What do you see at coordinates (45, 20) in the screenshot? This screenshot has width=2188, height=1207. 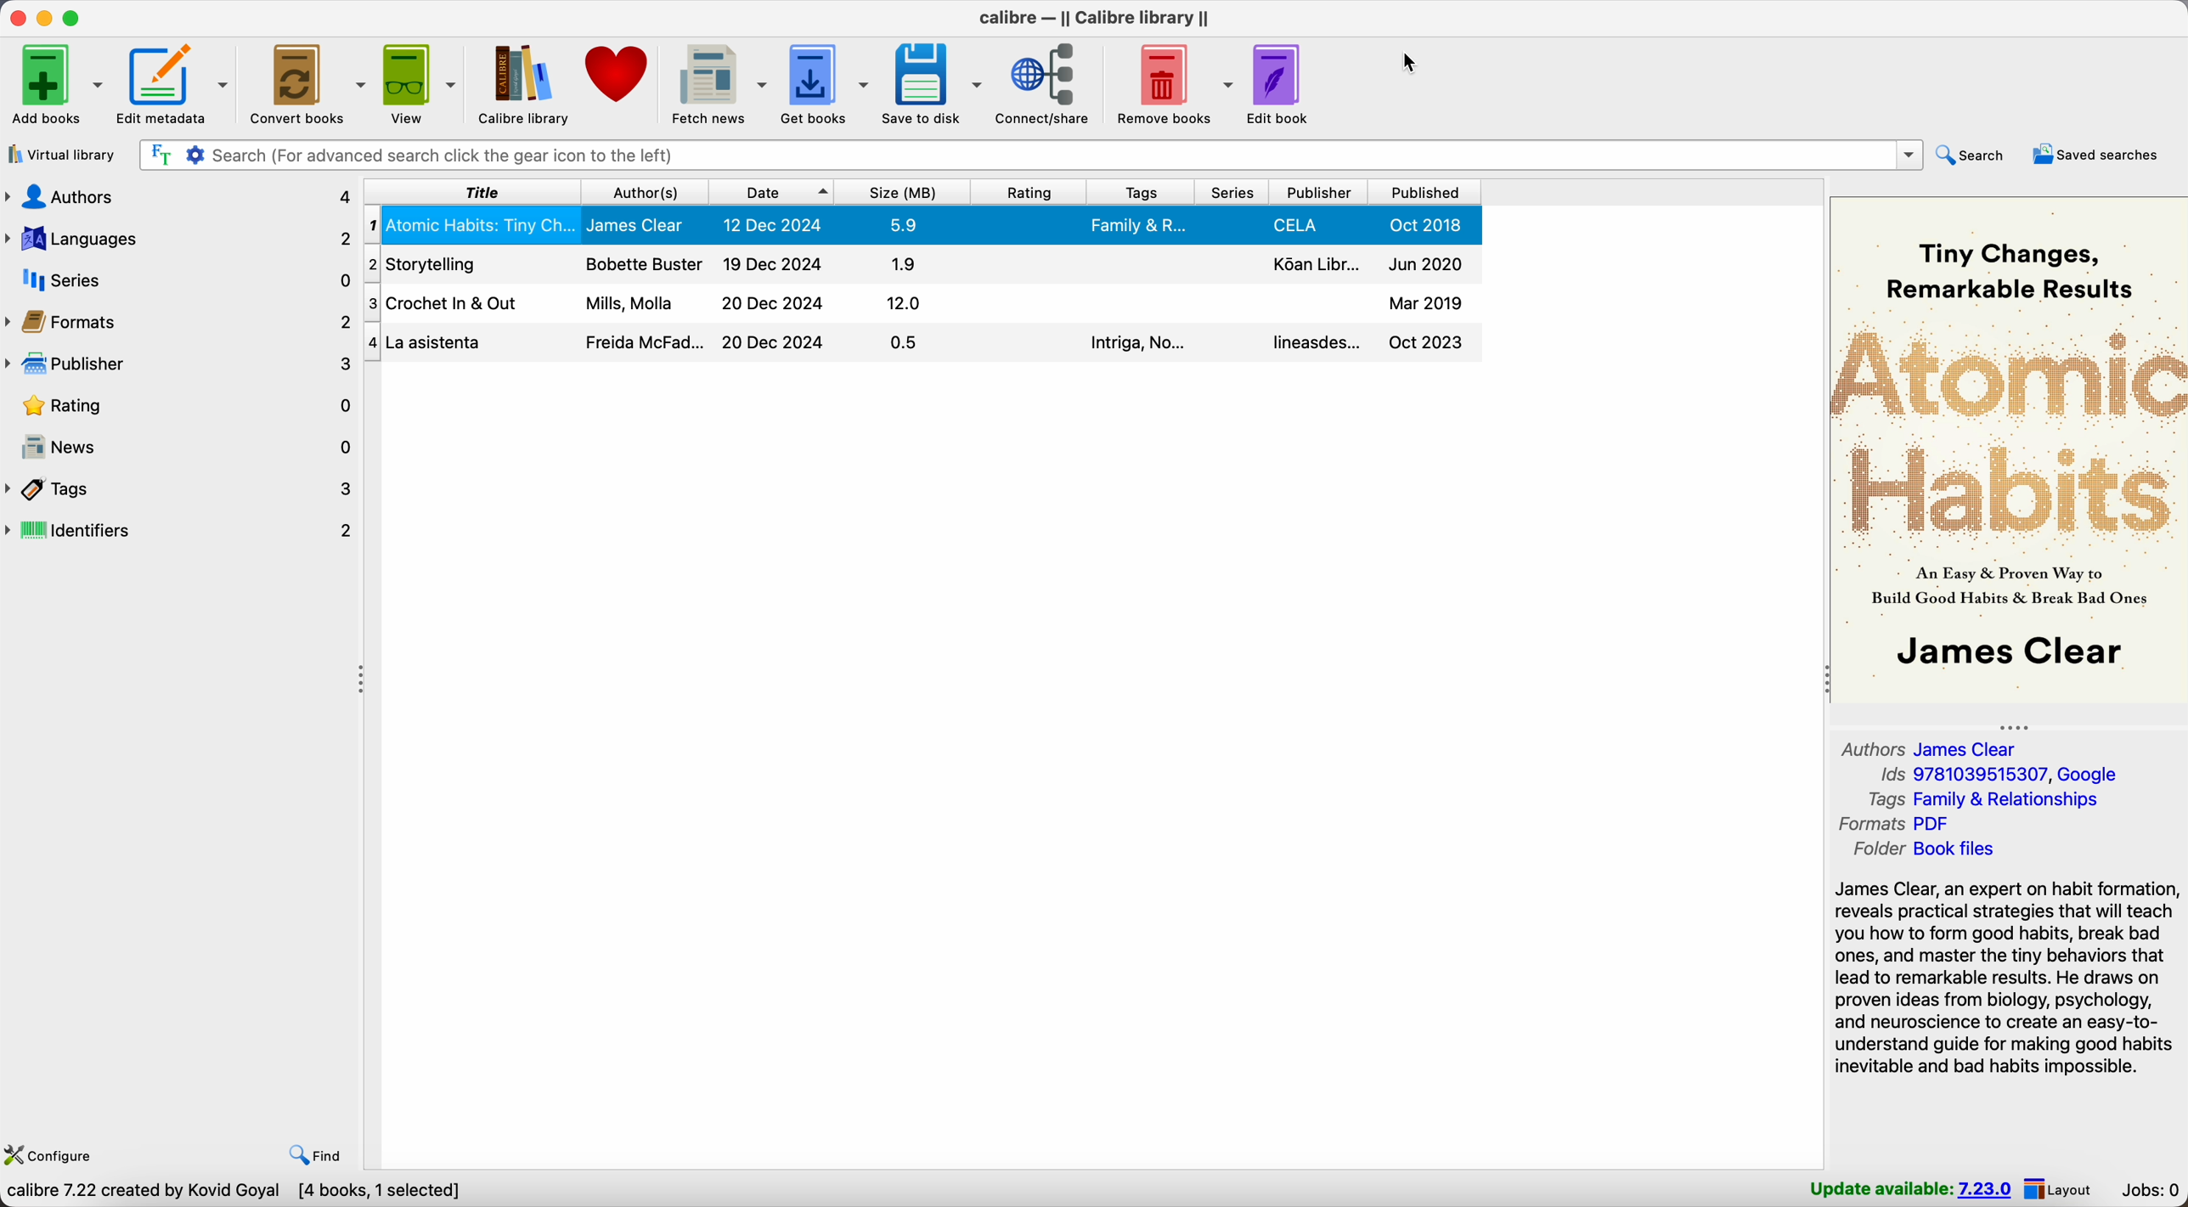 I see `minimize calibre` at bounding box center [45, 20].